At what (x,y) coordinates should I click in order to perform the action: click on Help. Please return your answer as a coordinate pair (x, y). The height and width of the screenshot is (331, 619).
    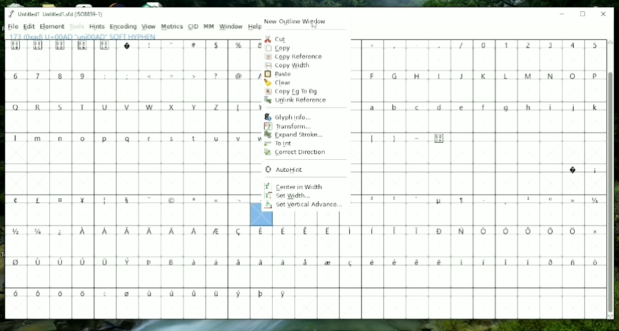
    Looking at the image, I should click on (255, 26).